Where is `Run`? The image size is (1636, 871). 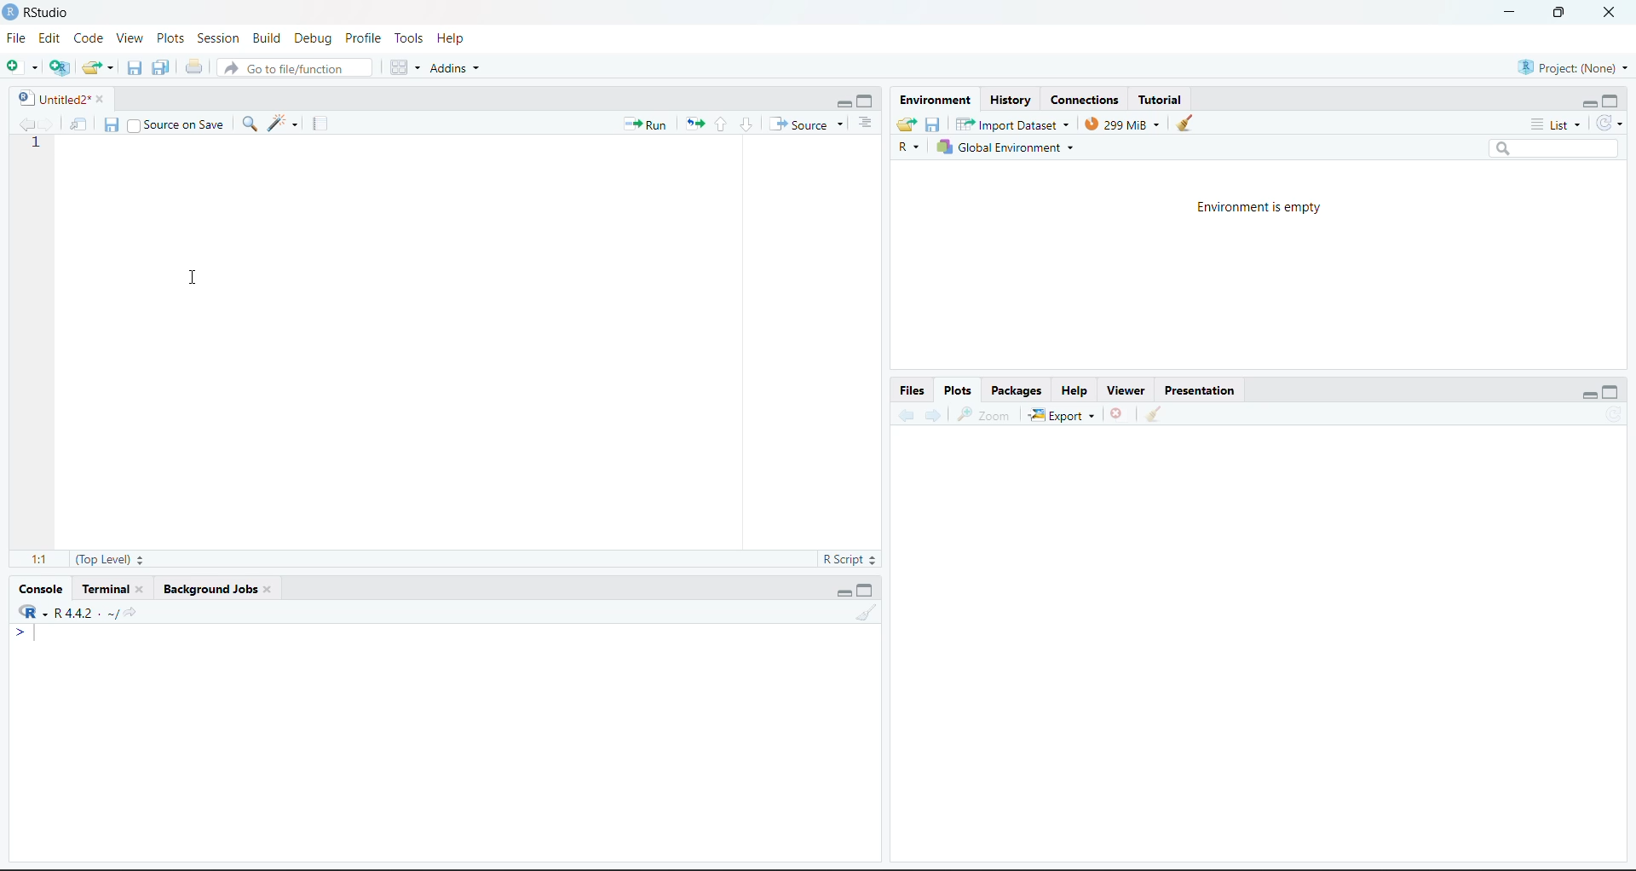
Run is located at coordinates (646, 124).